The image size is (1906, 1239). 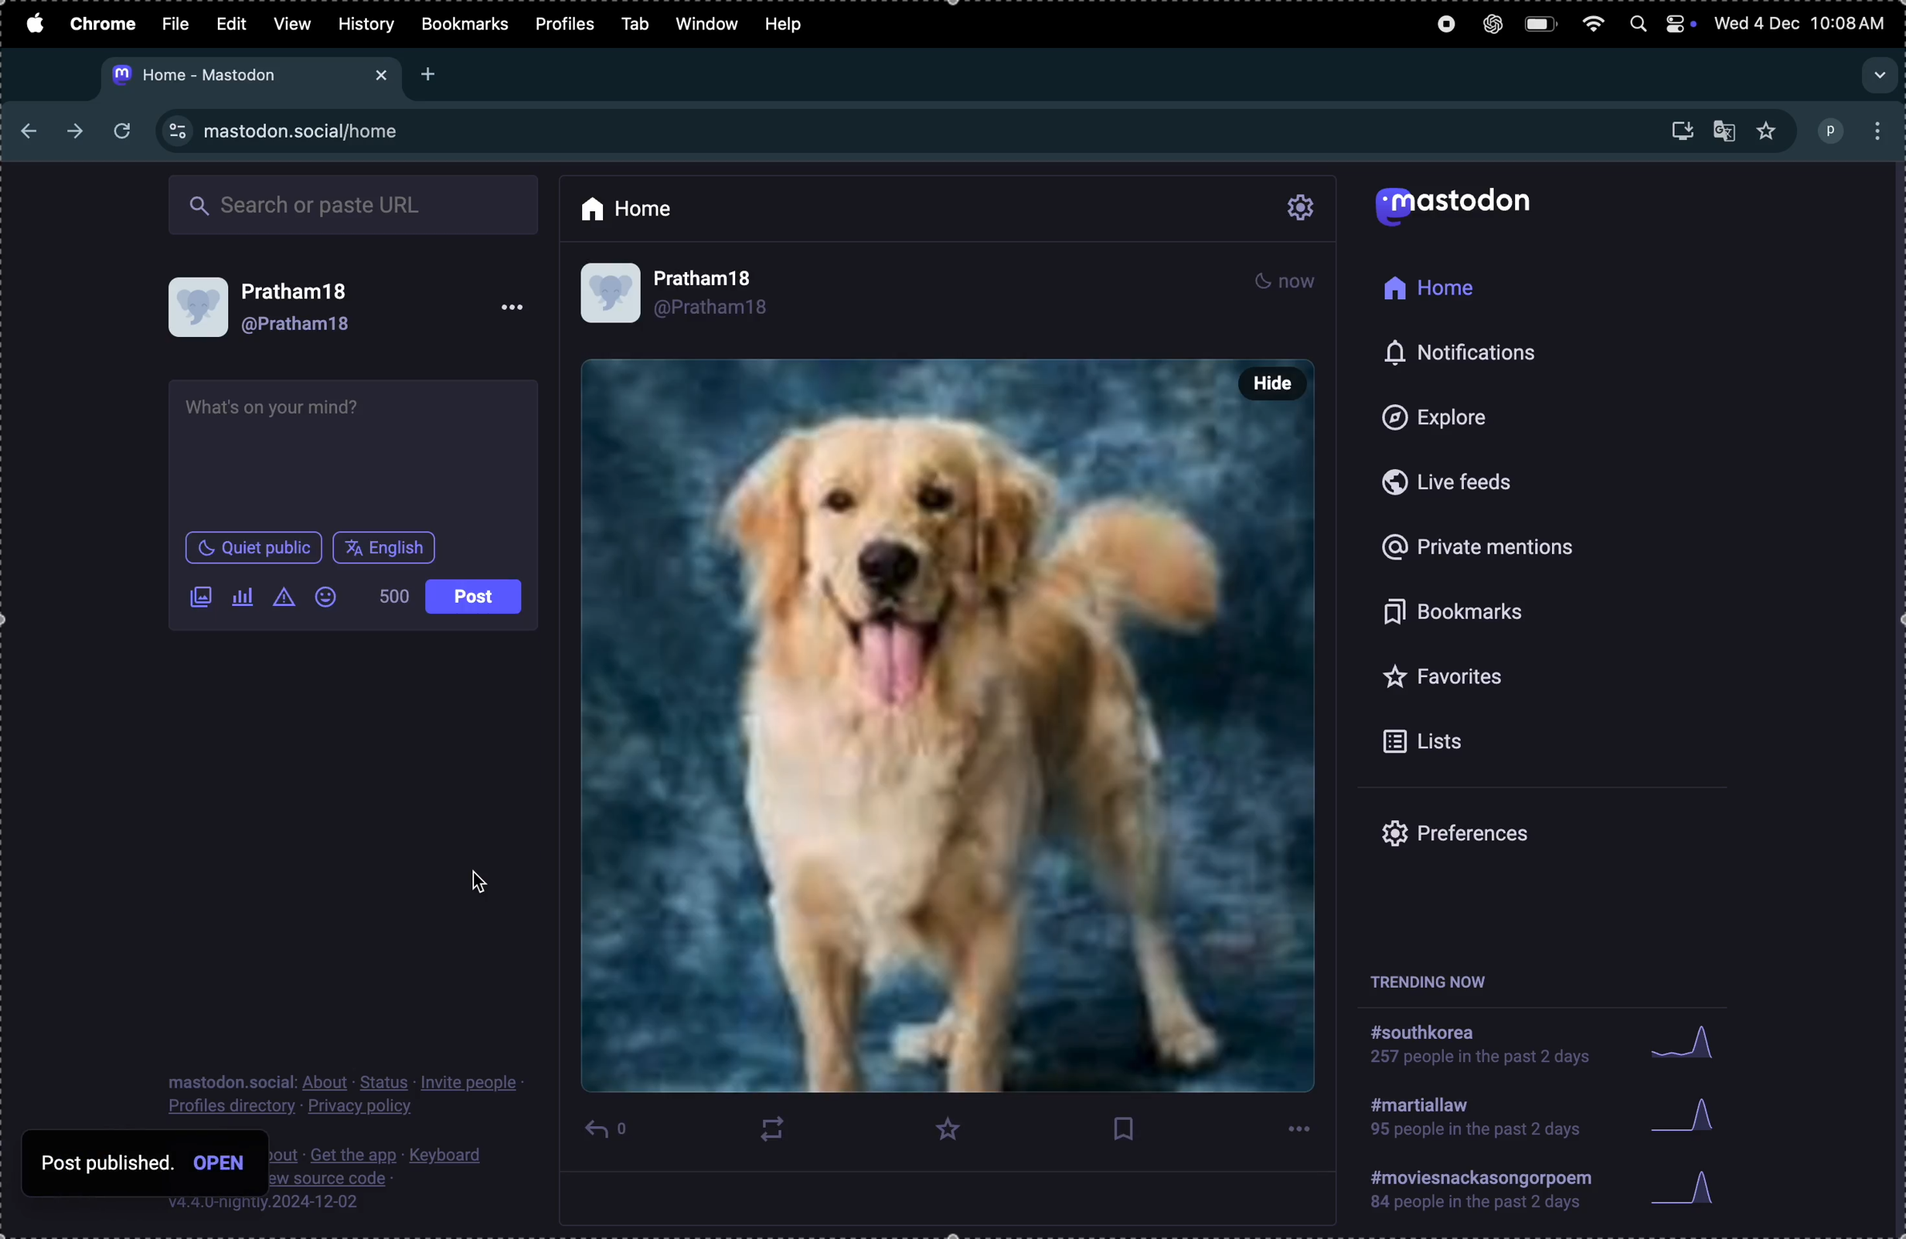 What do you see at coordinates (307, 130) in the screenshot?
I see `Mastdon url` at bounding box center [307, 130].